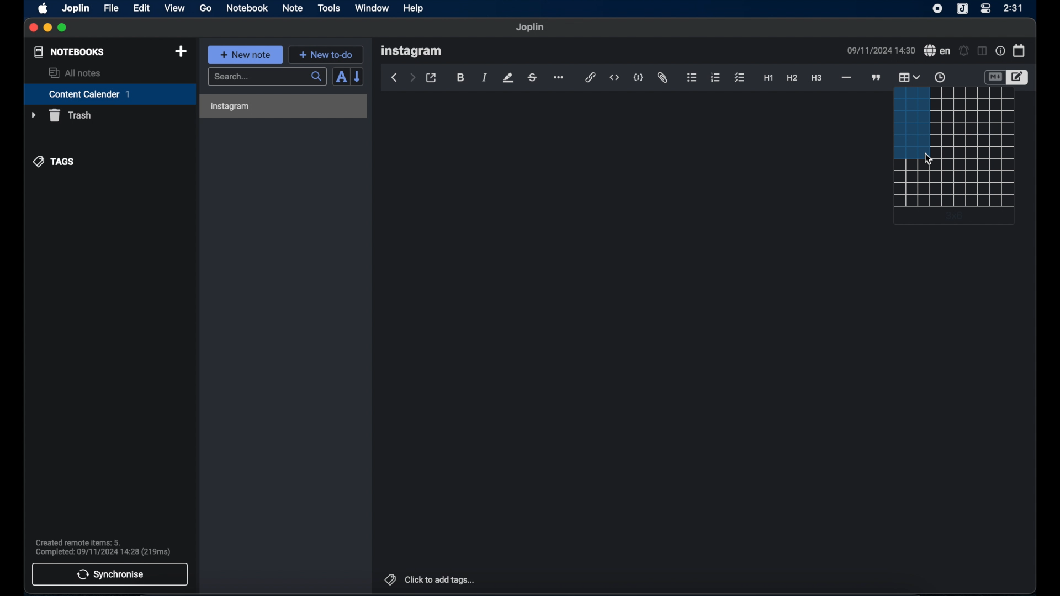  What do you see at coordinates (985, 9) in the screenshot?
I see `control center` at bounding box center [985, 9].